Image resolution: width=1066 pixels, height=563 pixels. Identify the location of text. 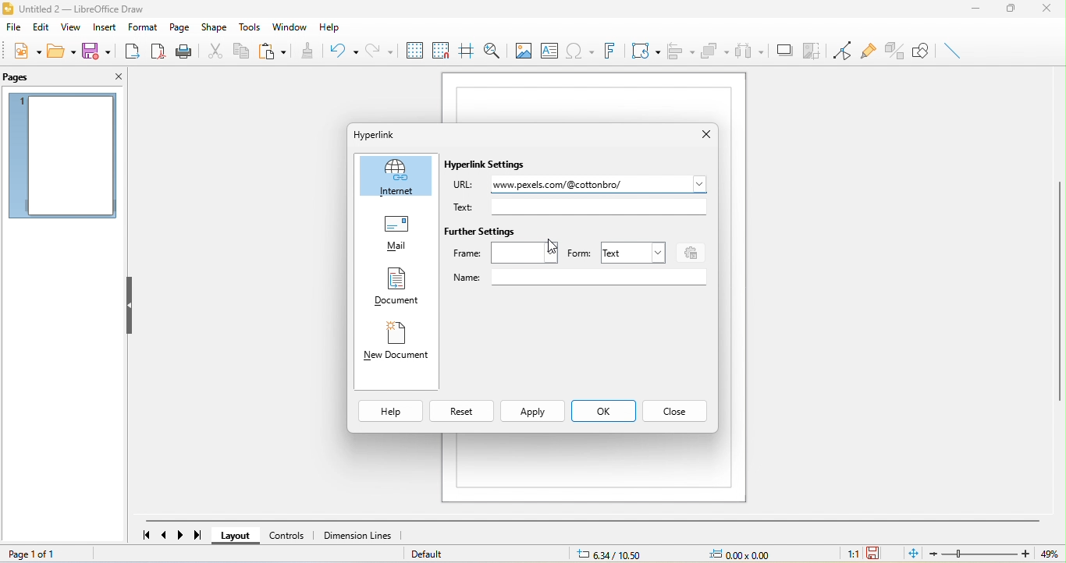
(468, 207).